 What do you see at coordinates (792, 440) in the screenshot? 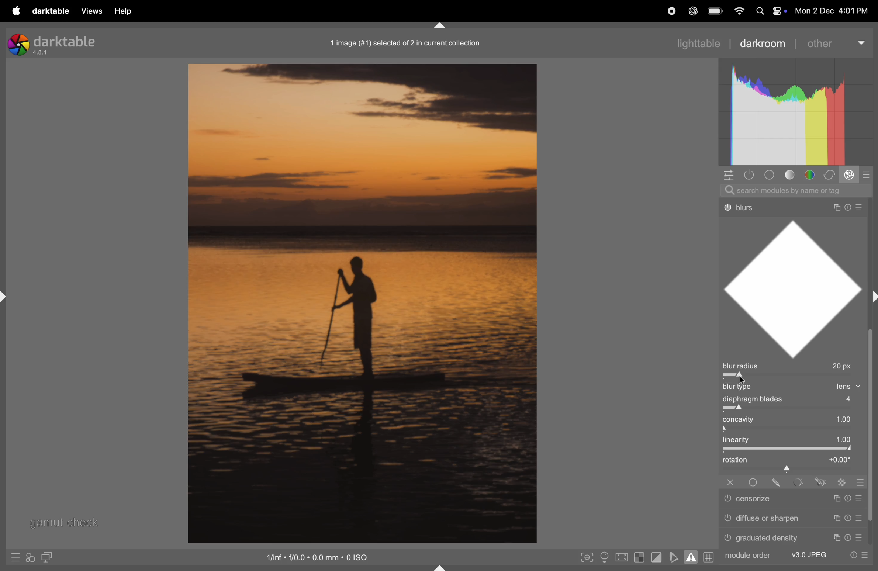
I see `linearty` at bounding box center [792, 440].